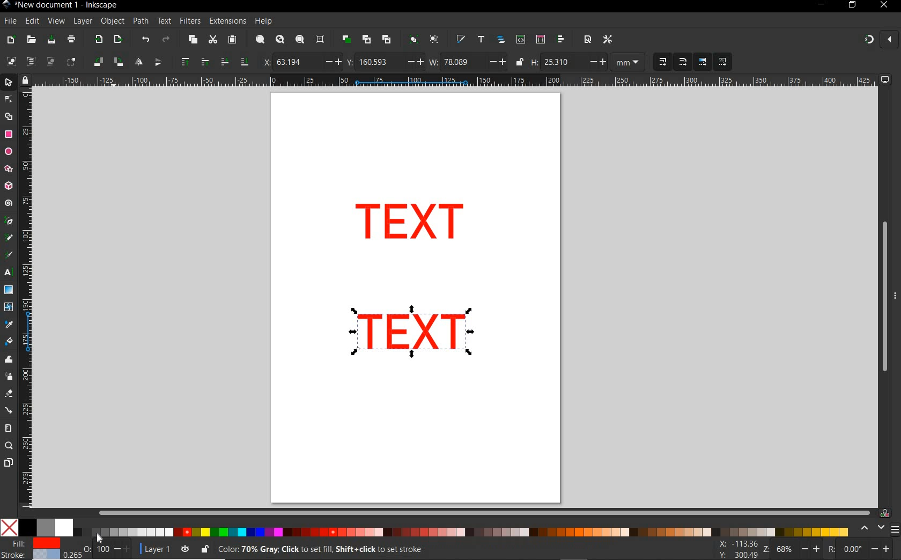  What do you see at coordinates (9, 360) in the screenshot?
I see `tweak tool` at bounding box center [9, 360].